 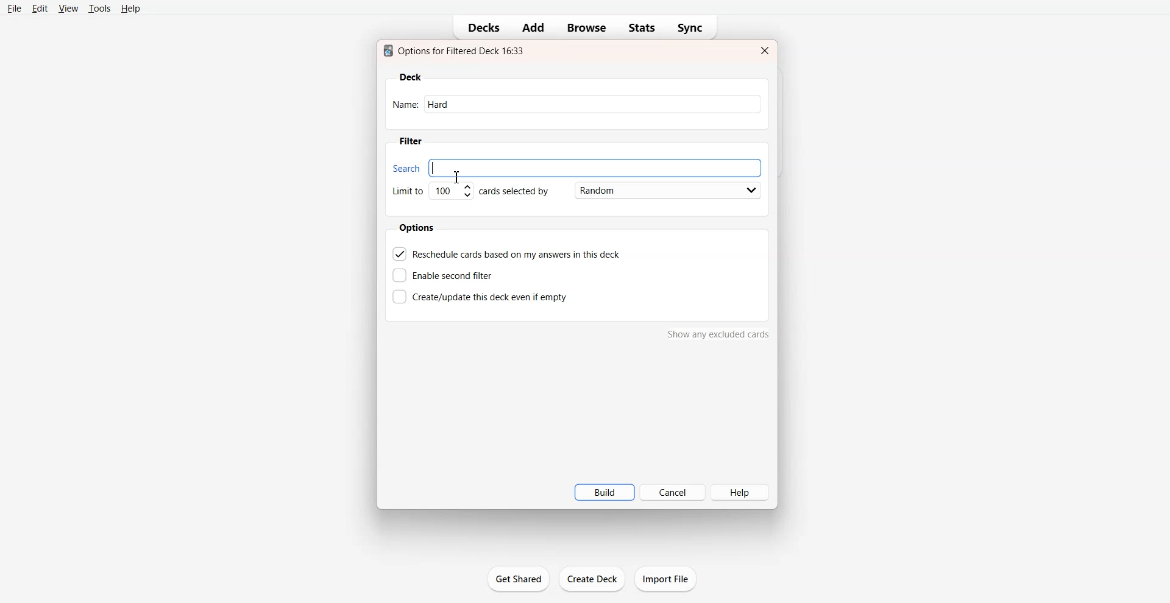 I want to click on create deck, so click(x=595, y=579).